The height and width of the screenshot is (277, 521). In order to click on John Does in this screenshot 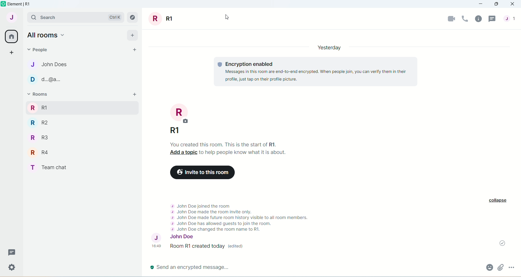, I will do `click(49, 65)`.